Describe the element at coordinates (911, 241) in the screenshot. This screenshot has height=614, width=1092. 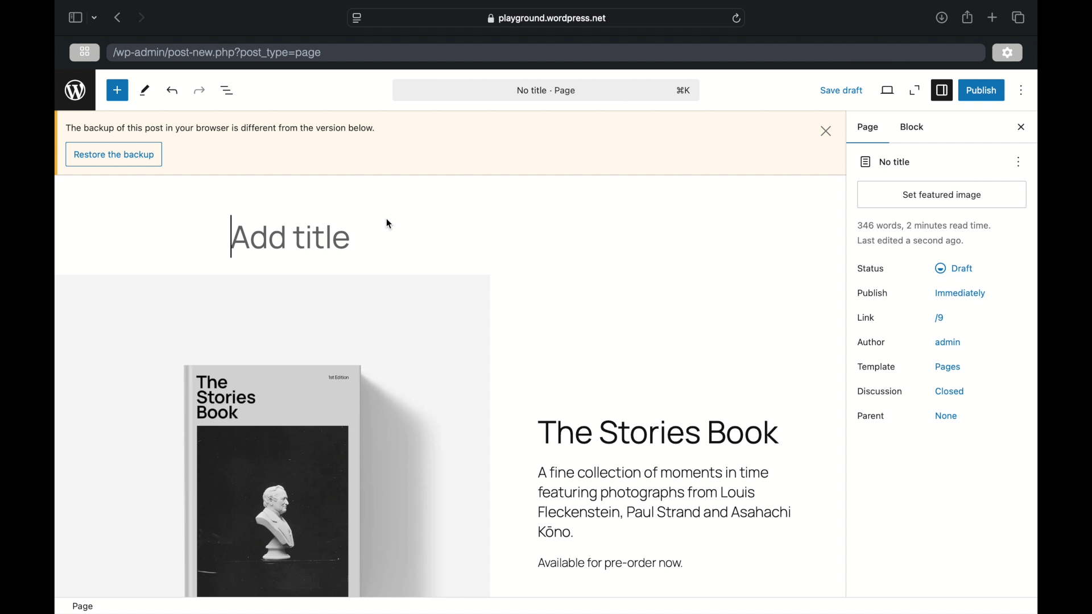
I see `last edited a second ago` at that location.